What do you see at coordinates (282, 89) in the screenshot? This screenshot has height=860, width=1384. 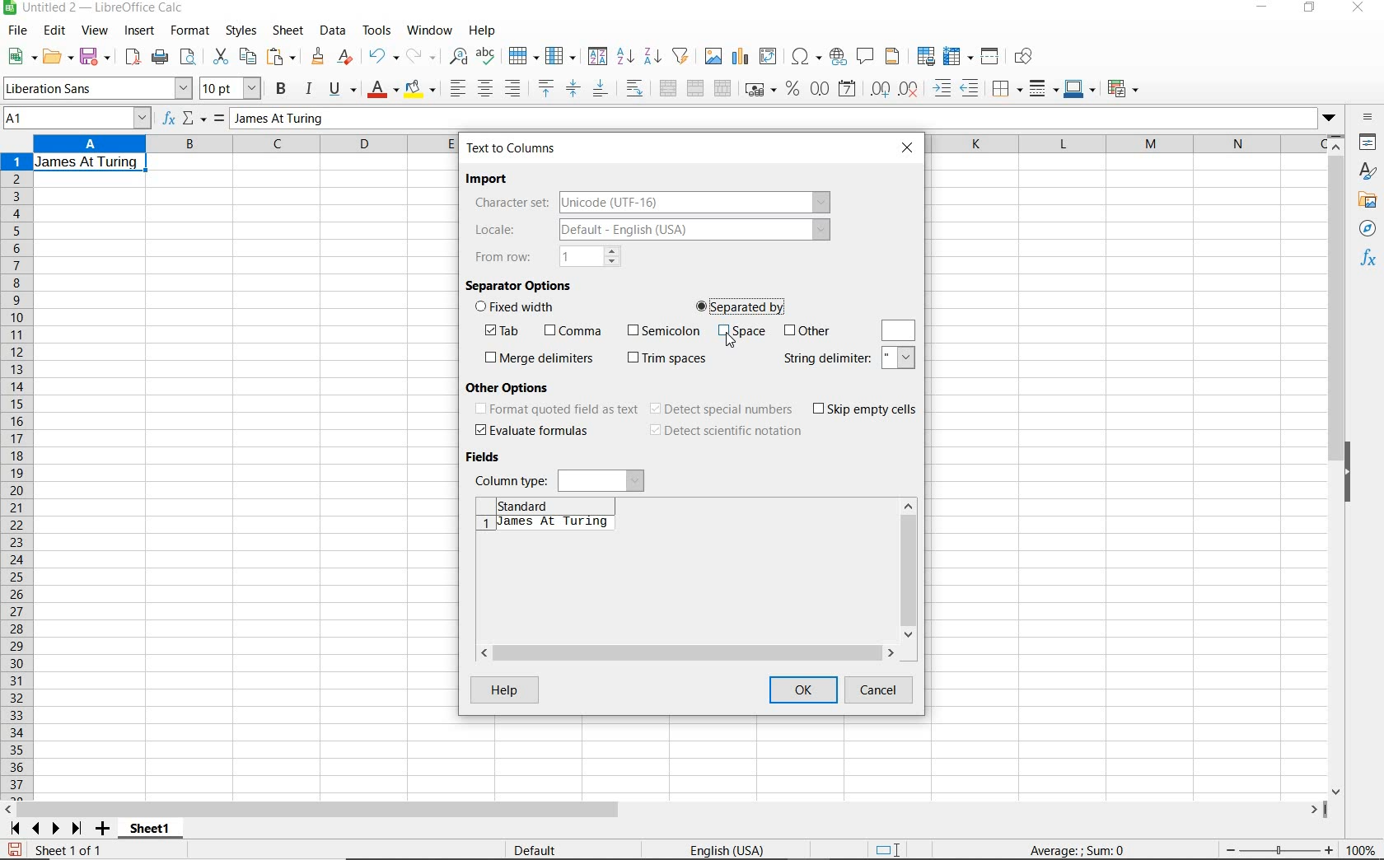 I see `bold` at bounding box center [282, 89].